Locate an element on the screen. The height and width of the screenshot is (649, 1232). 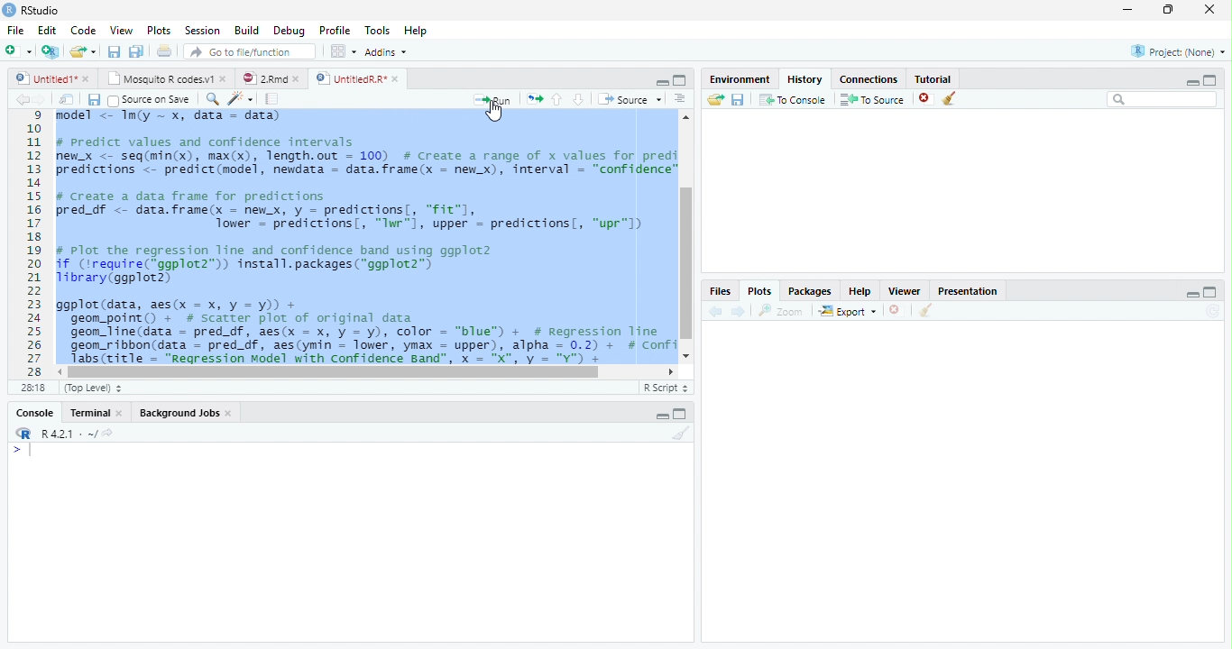
Help is located at coordinates (417, 32).